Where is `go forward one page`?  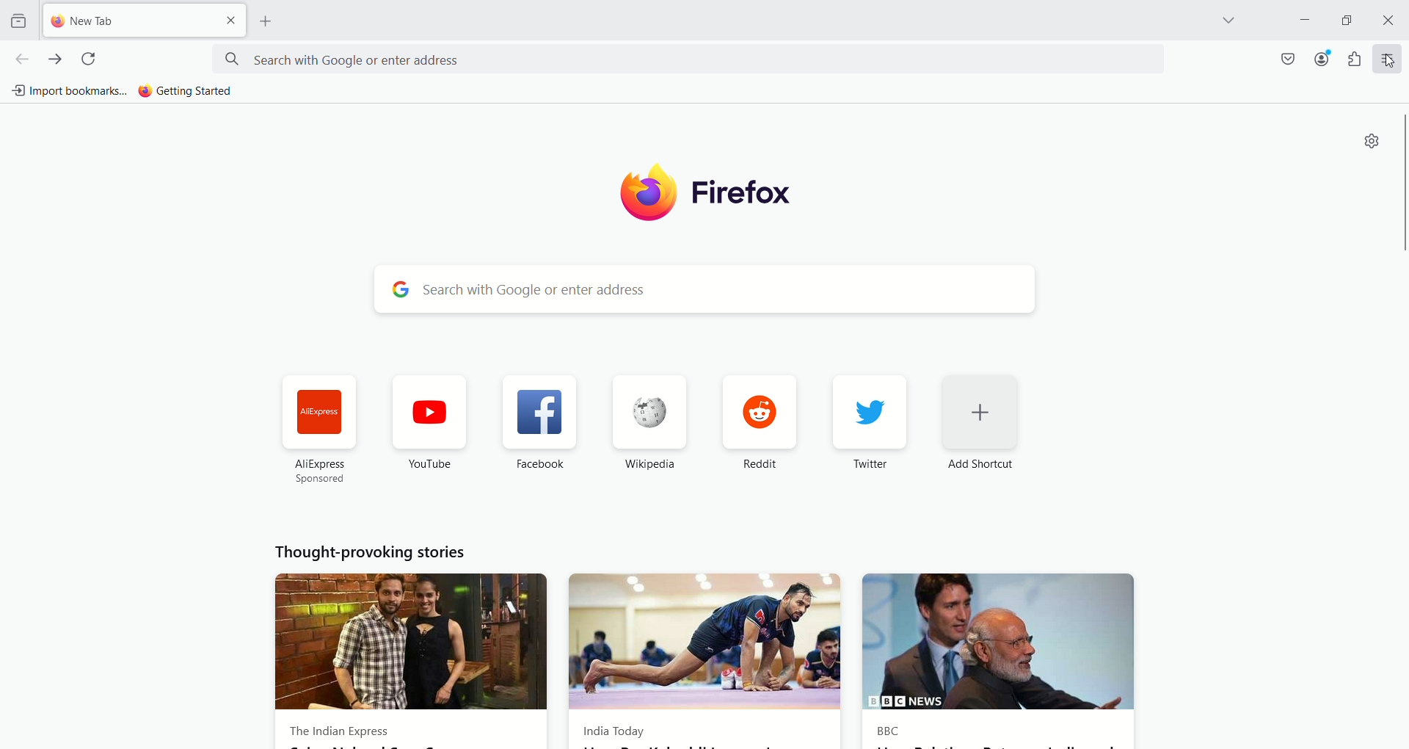 go forward one page is located at coordinates (54, 58).